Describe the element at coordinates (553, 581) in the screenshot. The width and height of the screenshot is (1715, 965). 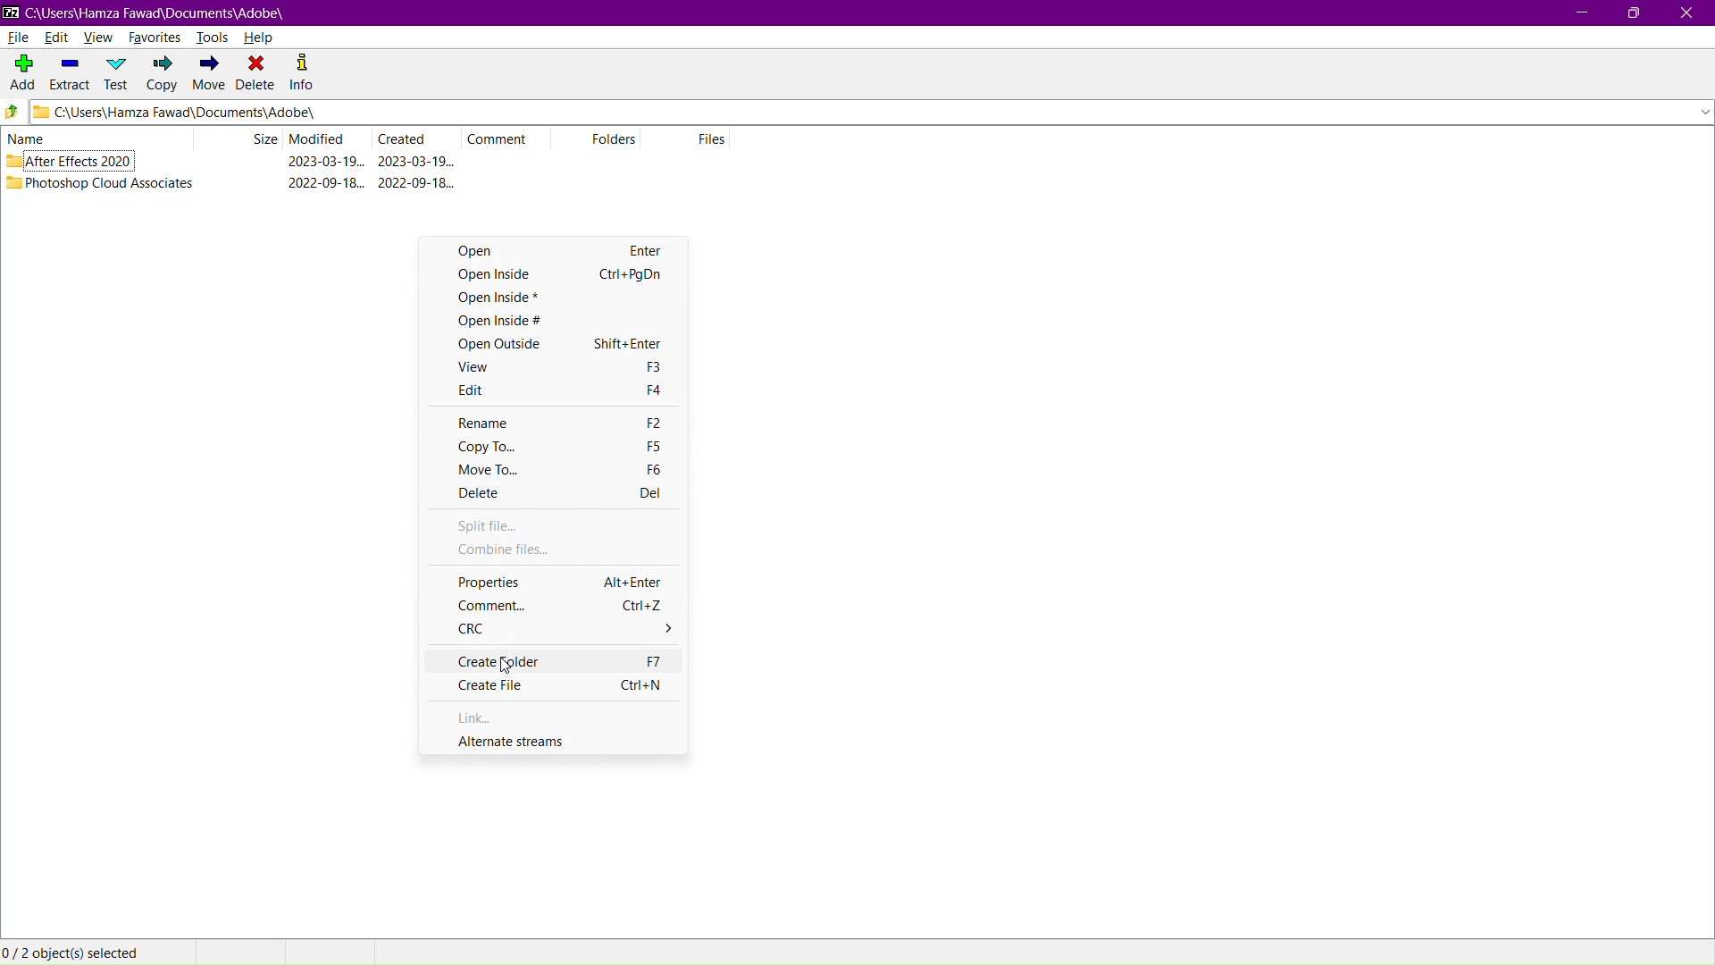
I see `Properties` at that location.